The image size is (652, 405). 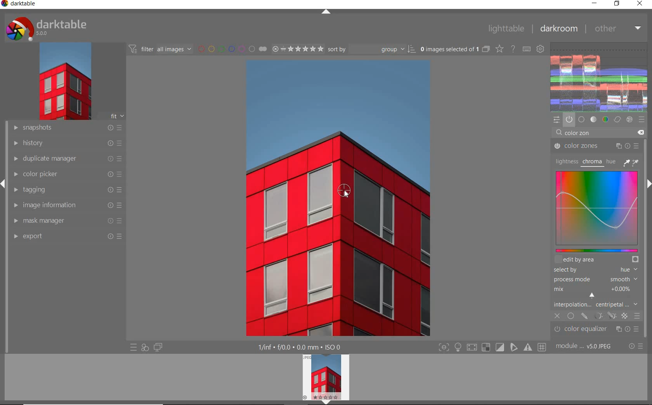 What do you see at coordinates (65, 159) in the screenshot?
I see `duplicate manager` at bounding box center [65, 159].